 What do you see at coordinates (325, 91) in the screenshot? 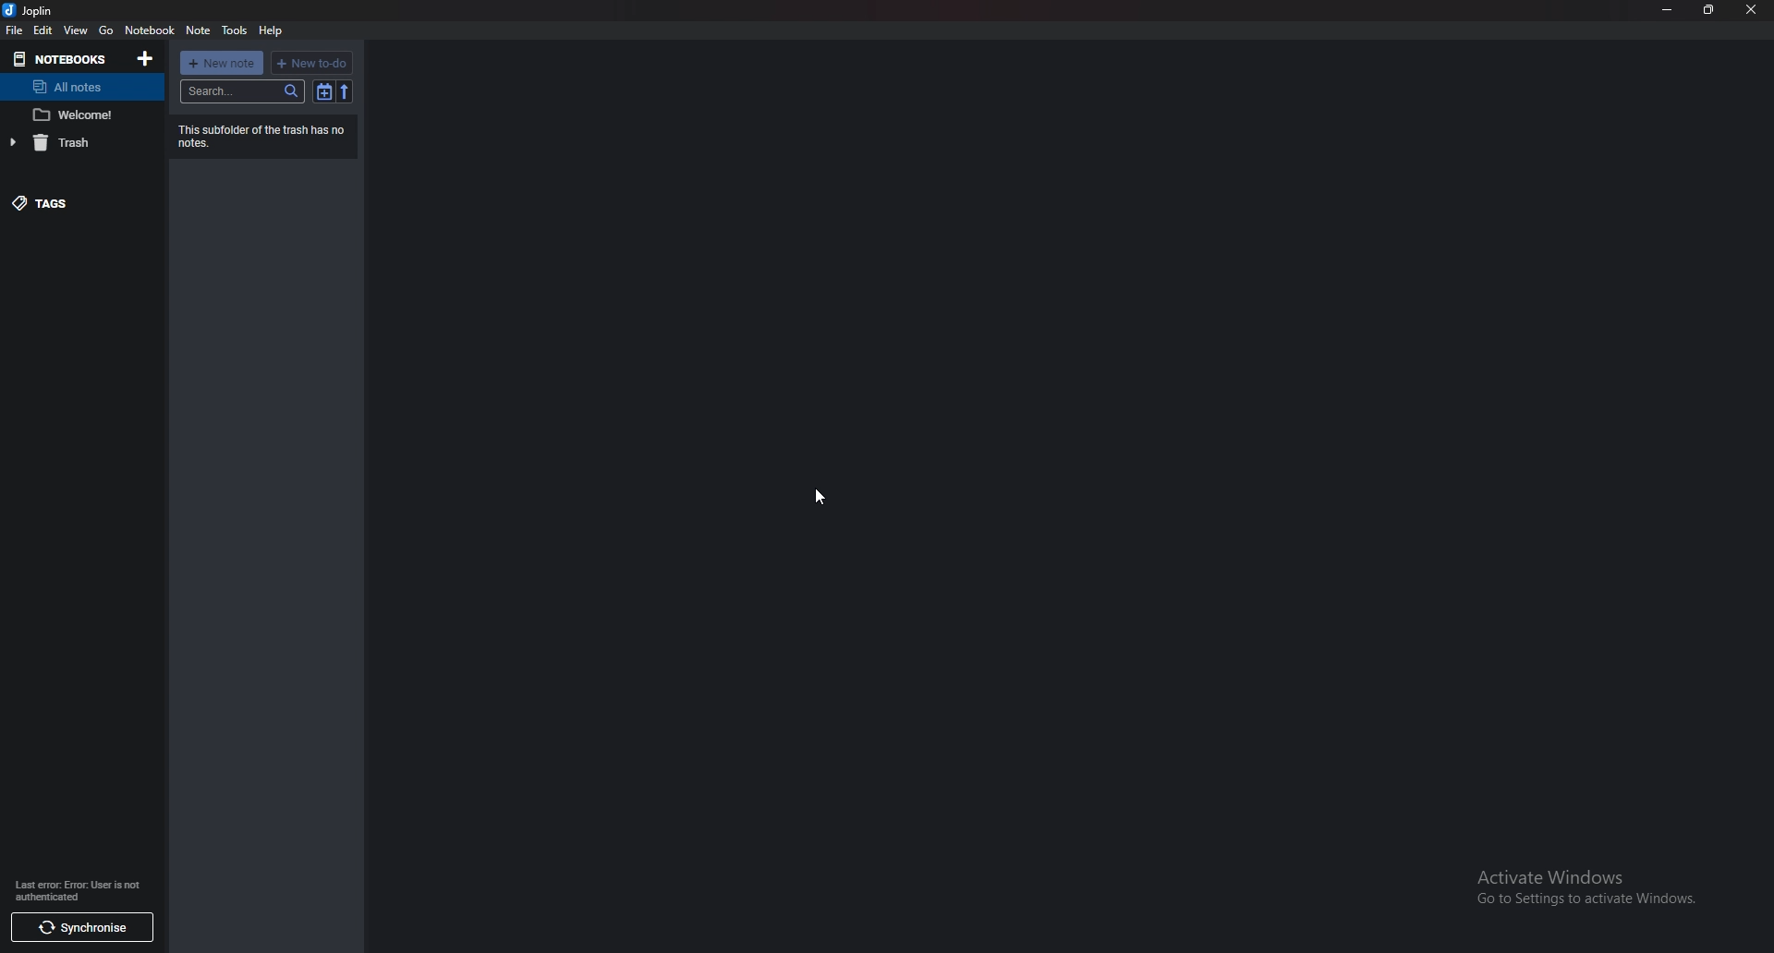
I see `Toggle sort` at bounding box center [325, 91].